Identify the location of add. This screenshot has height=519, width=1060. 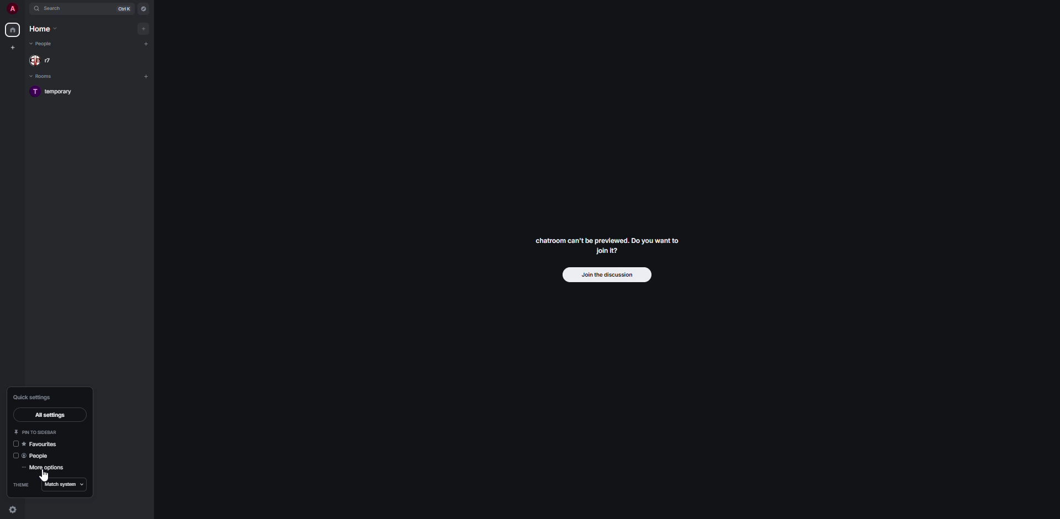
(144, 28).